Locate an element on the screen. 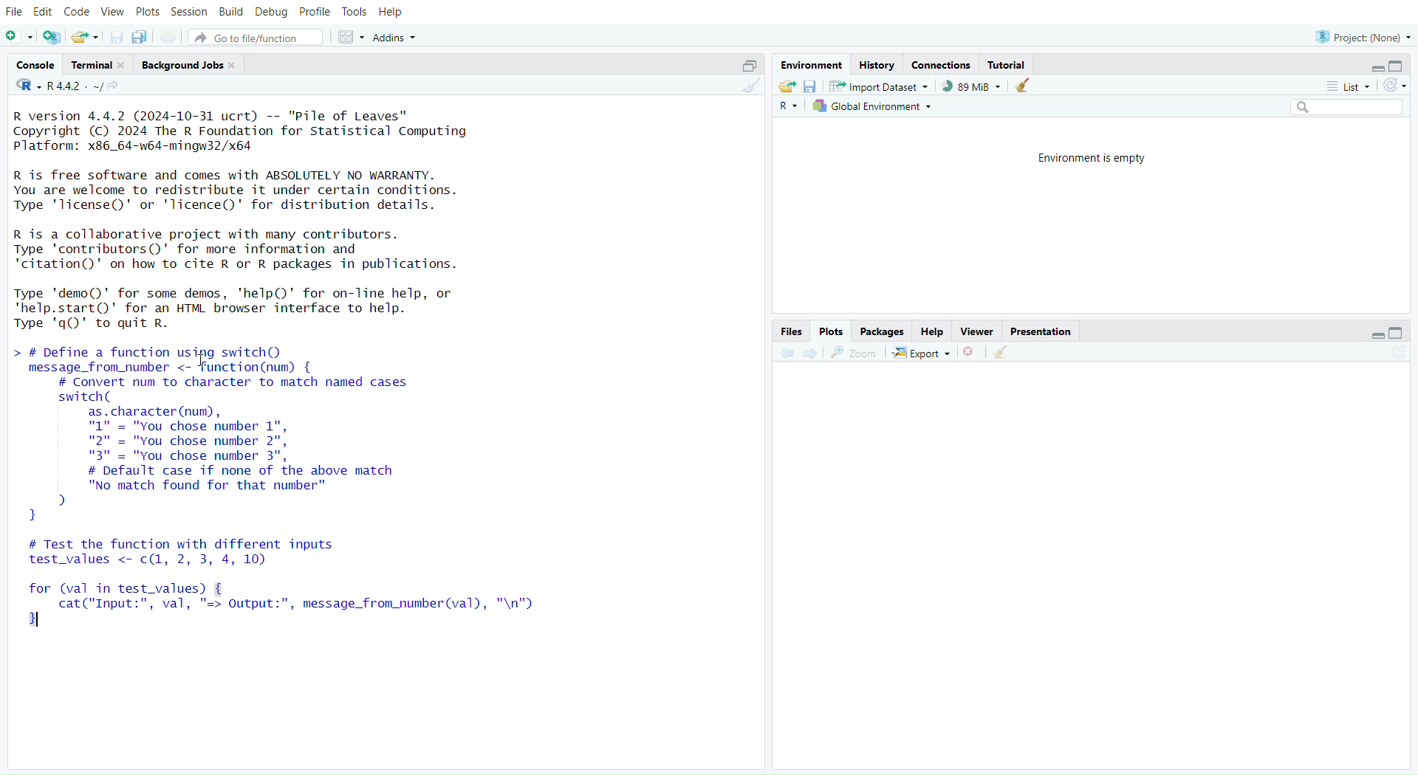 The width and height of the screenshot is (1418, 775). Go to file/function is located at coordinates (256, 37).